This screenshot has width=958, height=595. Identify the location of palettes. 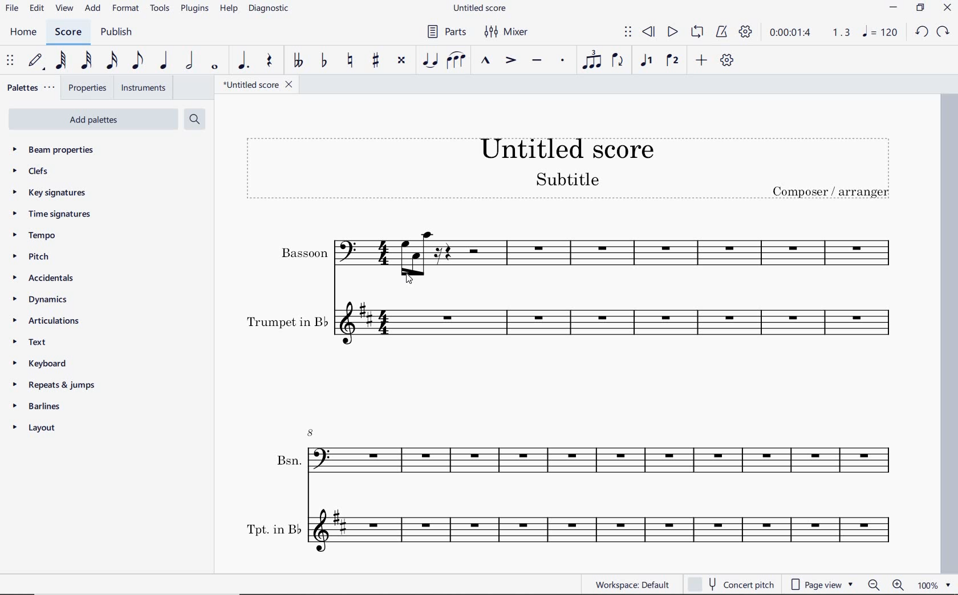
(30, 88).